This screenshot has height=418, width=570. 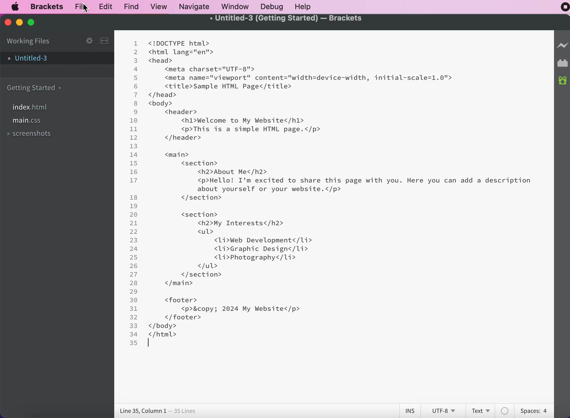 What do you see at coordinates (136, 60) in the screenshot?
I see `3` at bounding box center [136, 60].